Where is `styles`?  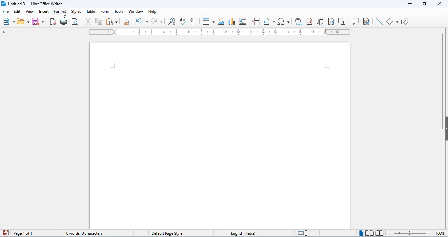 styles is located at coordinates (76, 11).